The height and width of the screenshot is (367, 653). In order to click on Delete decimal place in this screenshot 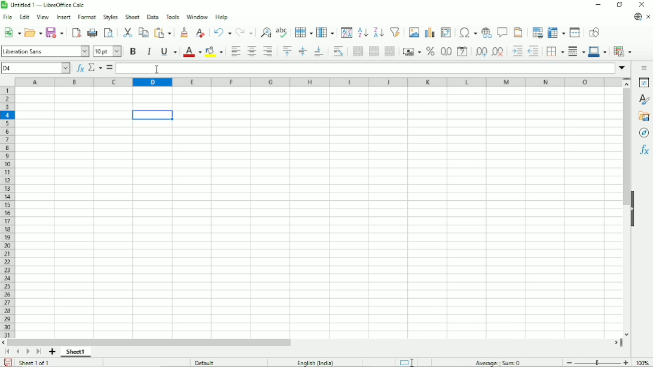, I will do `click(498, 51)`.